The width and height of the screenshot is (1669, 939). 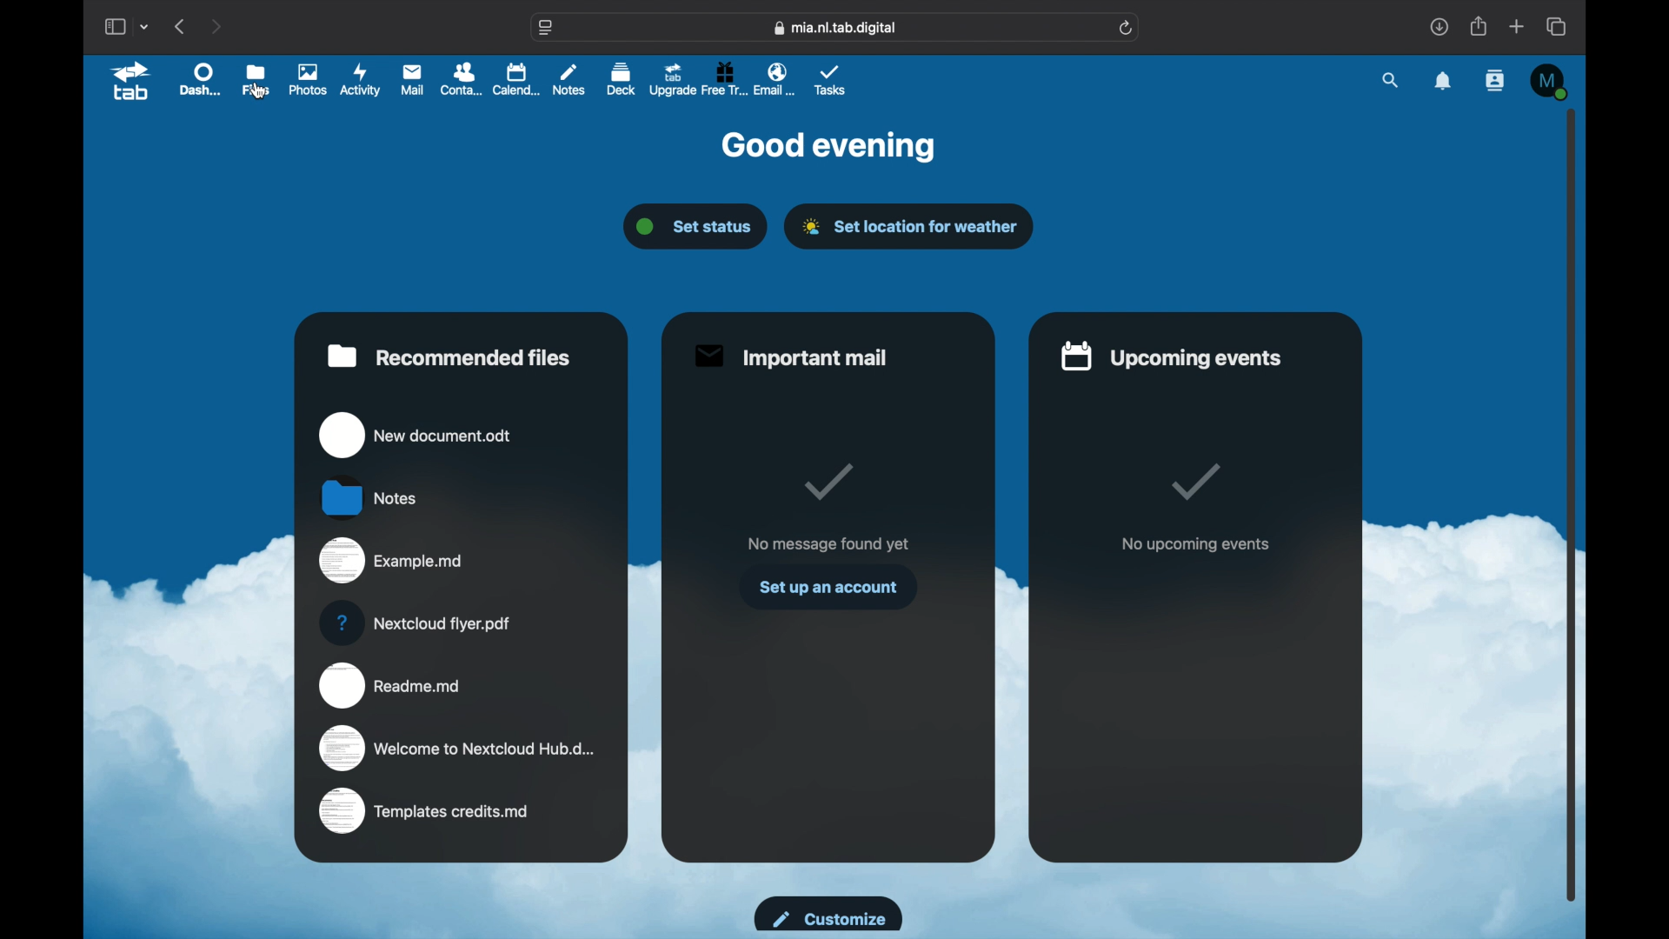 I want to click on set up an account , so click(x=829, y=588).